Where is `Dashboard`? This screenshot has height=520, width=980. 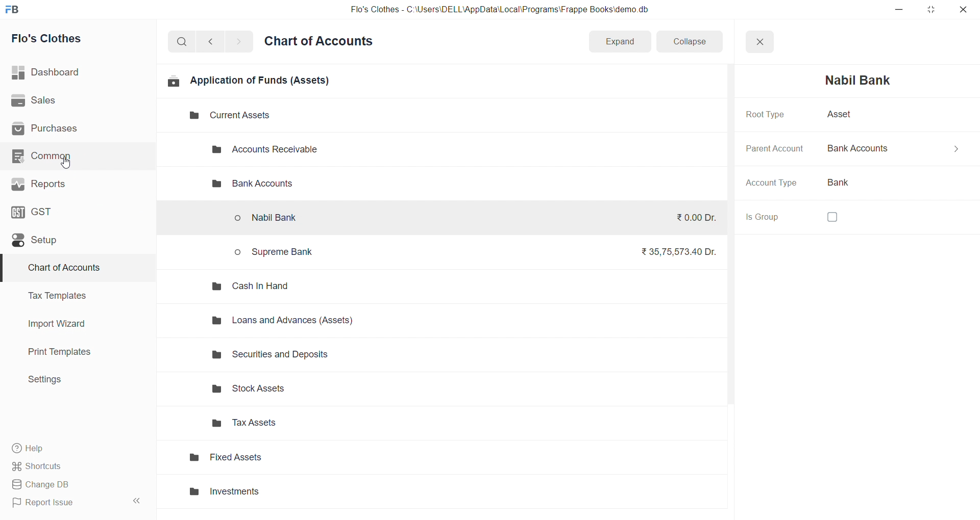 Dashboard is located at coordinates (75, 72).